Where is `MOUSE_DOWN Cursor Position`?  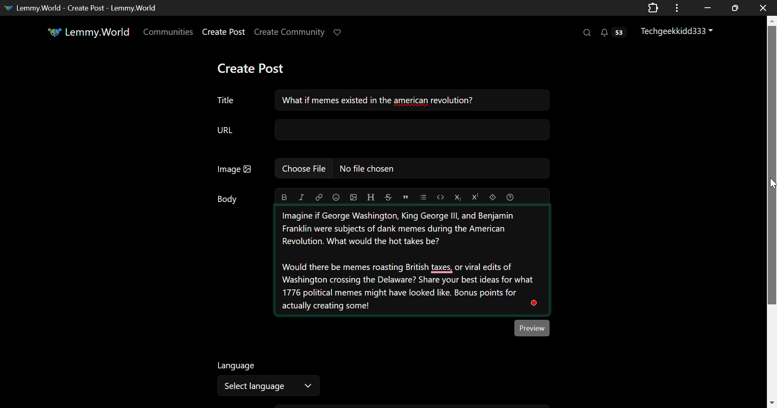 MOUSE_DOWN Cursor Position is located at coordinates (772, 183).